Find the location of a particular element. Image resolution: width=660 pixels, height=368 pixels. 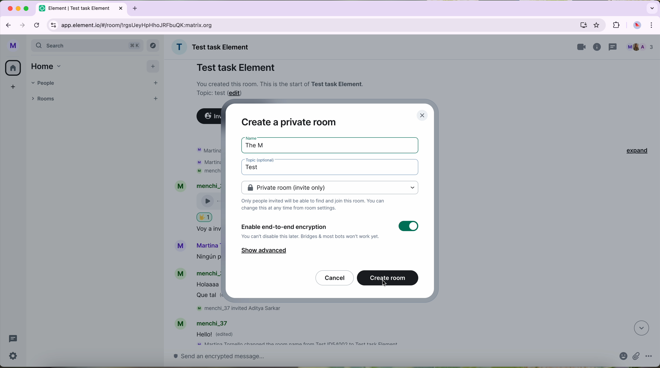

enable end-to-end encryption is located at coordinates (311, 231).